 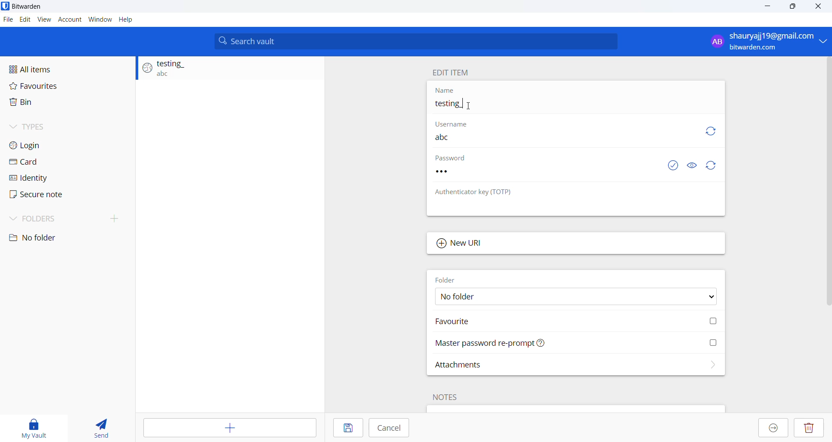 What do you see at coordinates (67, 67) in the screenshot?
I see `All items` at bounding box center [67, 67].